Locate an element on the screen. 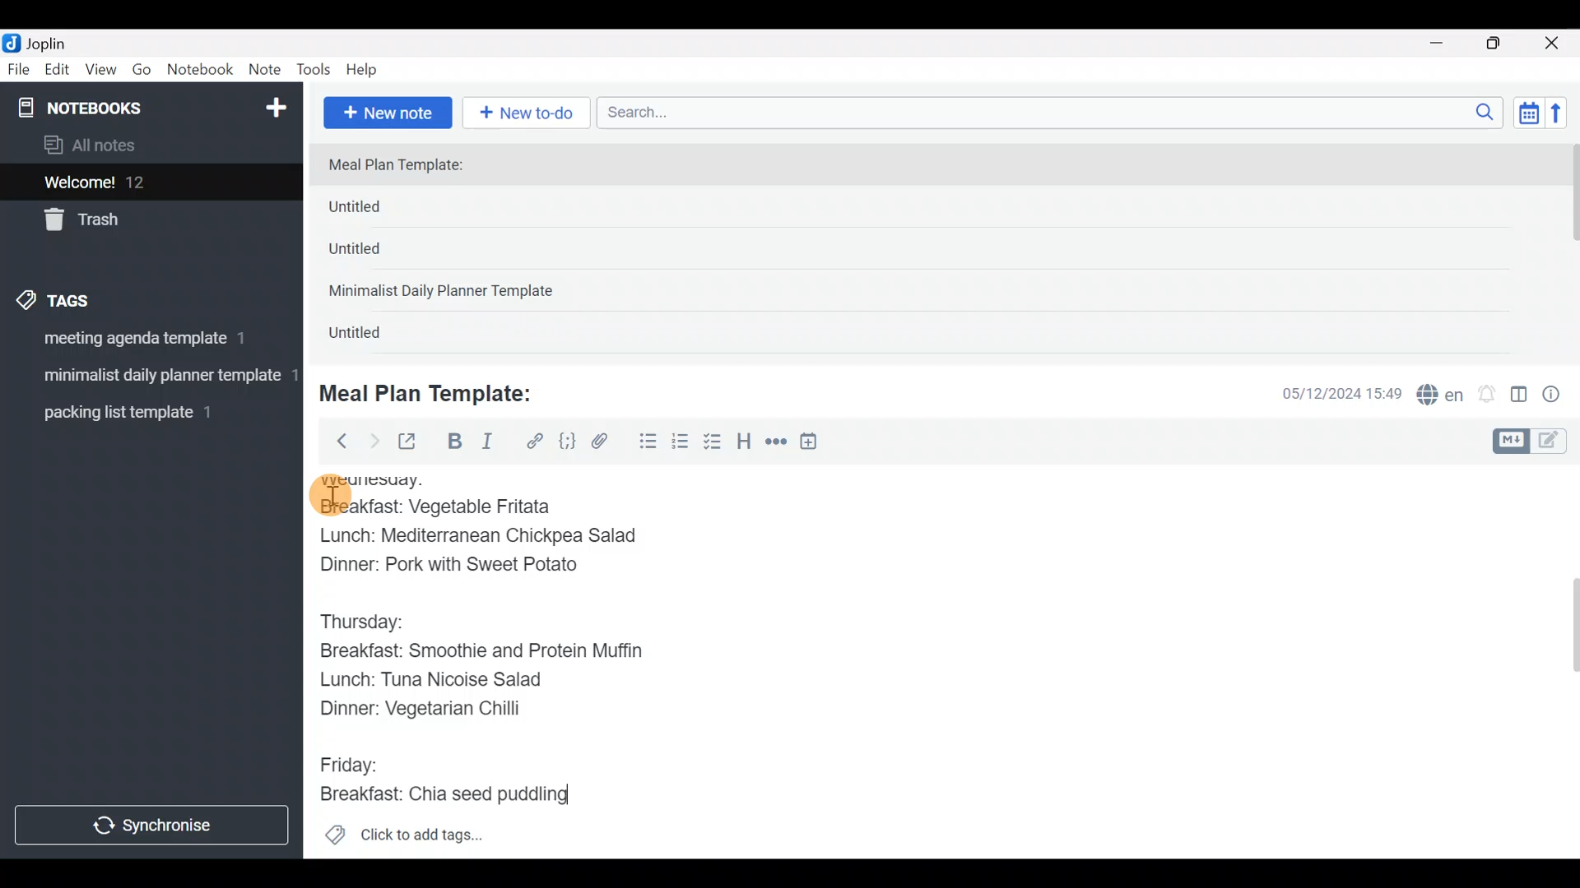 This screenshot has height=888, width=1580. Dinner: Vegetarian Chilli is located at coordinates (429, 709).